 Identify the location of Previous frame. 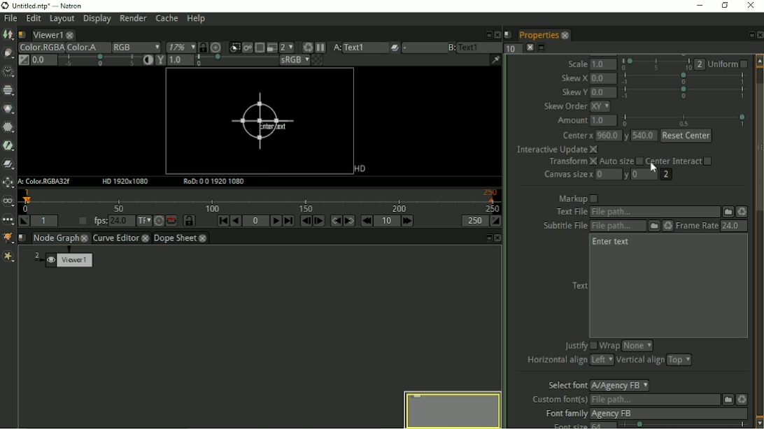
(304, 221).